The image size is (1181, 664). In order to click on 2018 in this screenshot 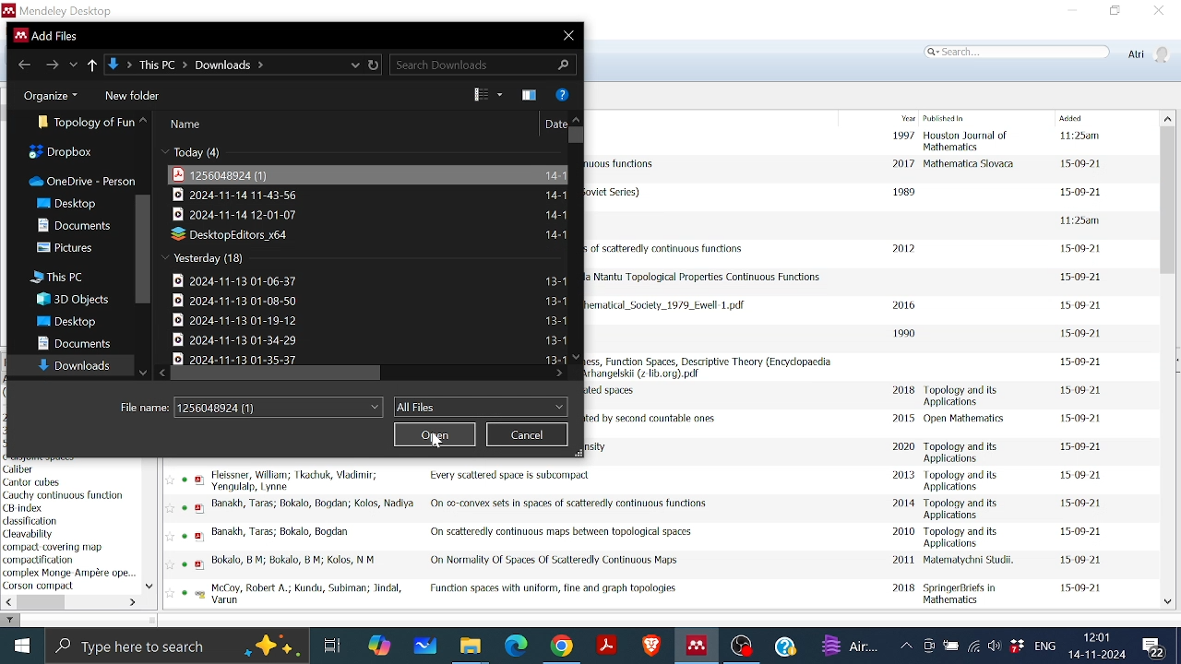, I will do `click(903, 589)`.